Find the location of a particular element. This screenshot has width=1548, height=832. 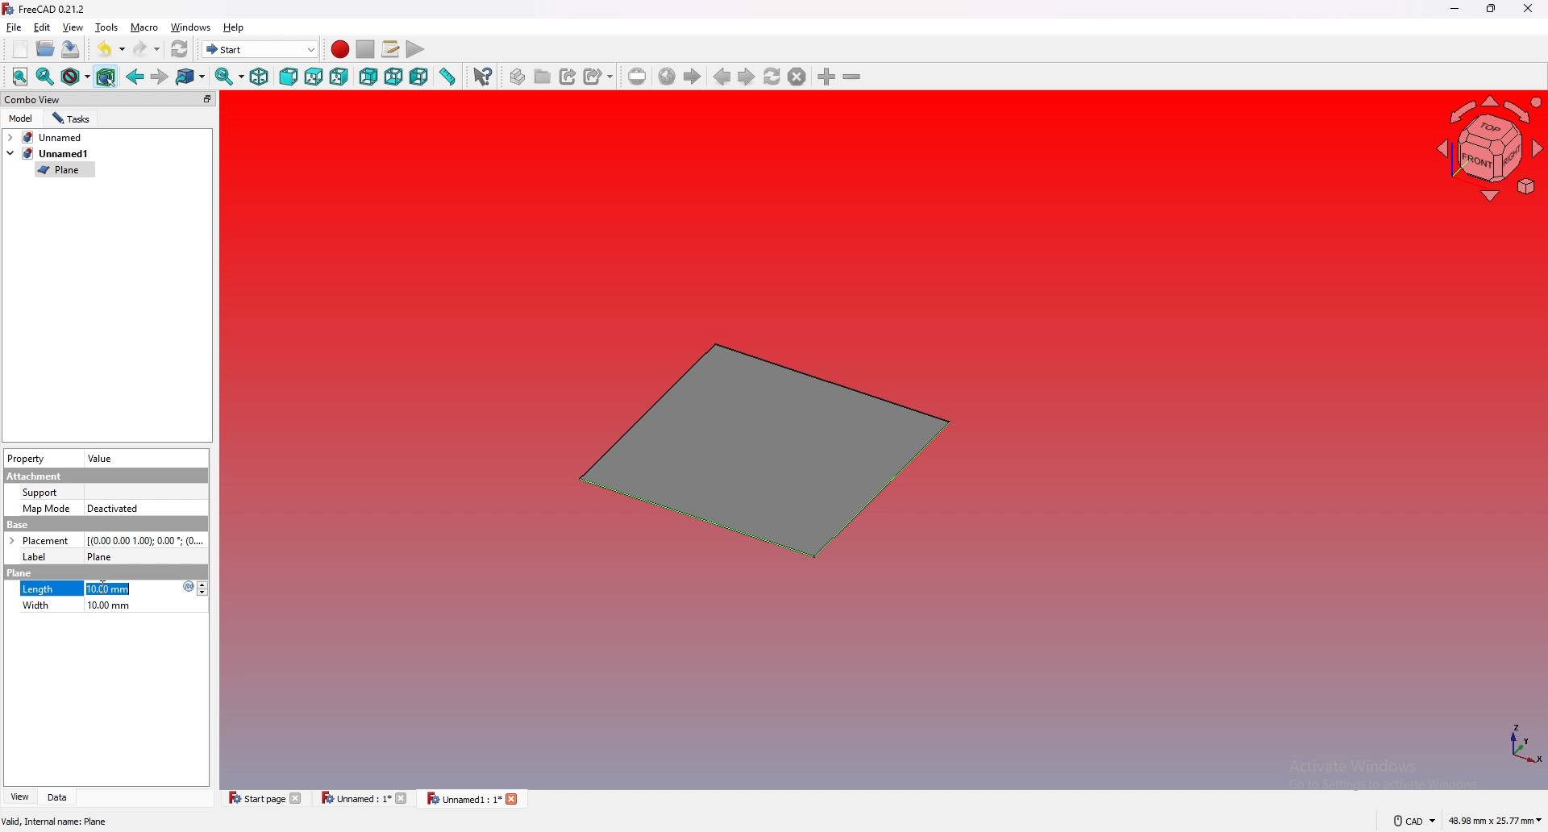

isometric is located at coordinates (259, 77).